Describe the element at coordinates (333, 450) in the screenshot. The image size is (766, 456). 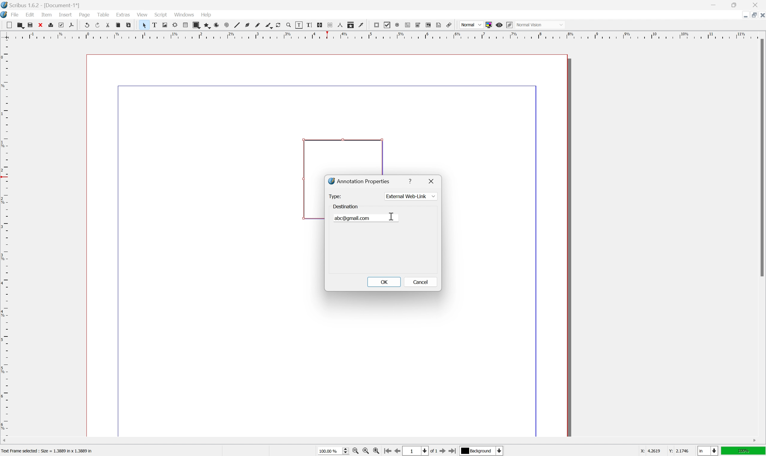
I see `select current zoom level` at that location.